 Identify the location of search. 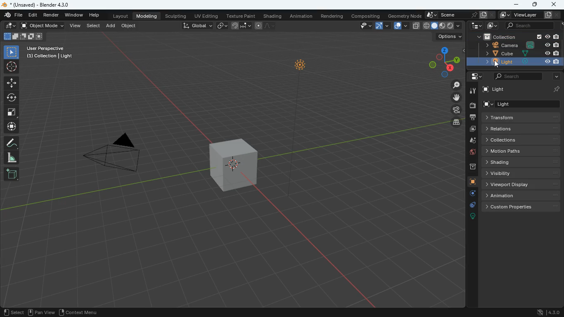
(530, 25).